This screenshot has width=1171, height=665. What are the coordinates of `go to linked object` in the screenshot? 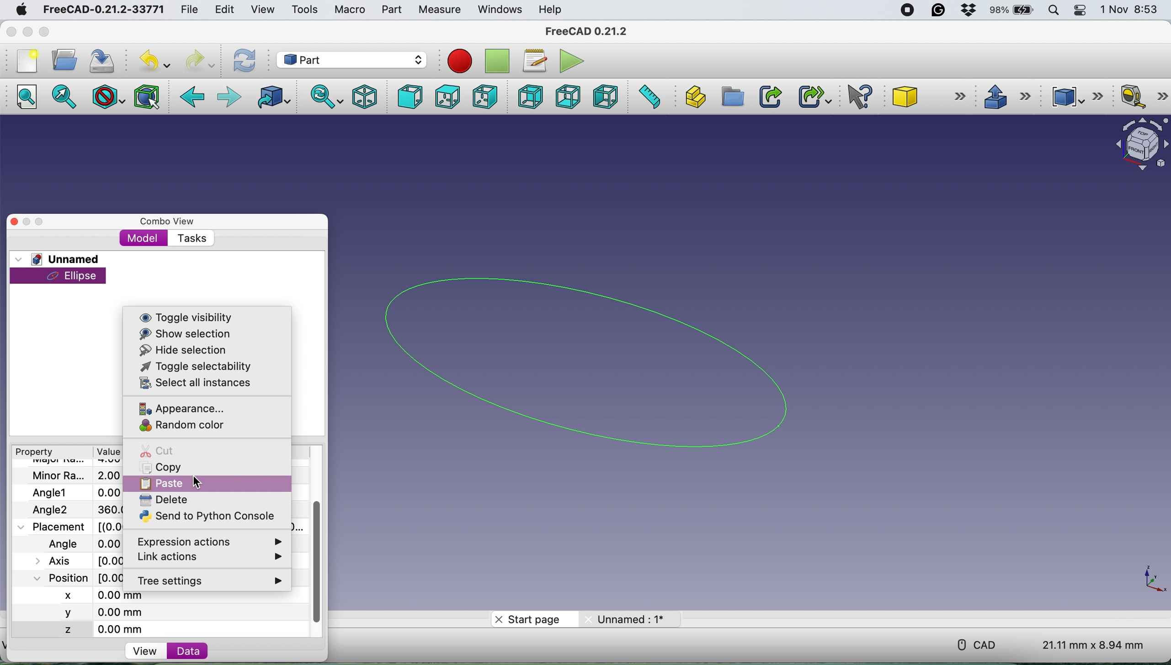 It's located at (271, 97).